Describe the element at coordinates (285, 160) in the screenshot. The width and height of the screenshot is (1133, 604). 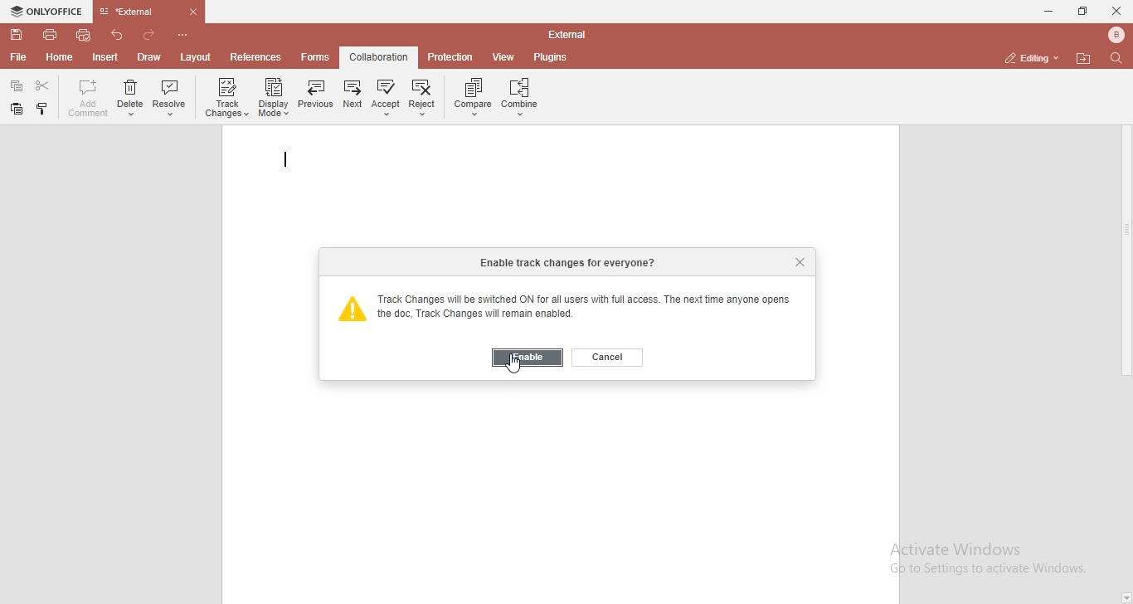
I see `text cursor` at that location.